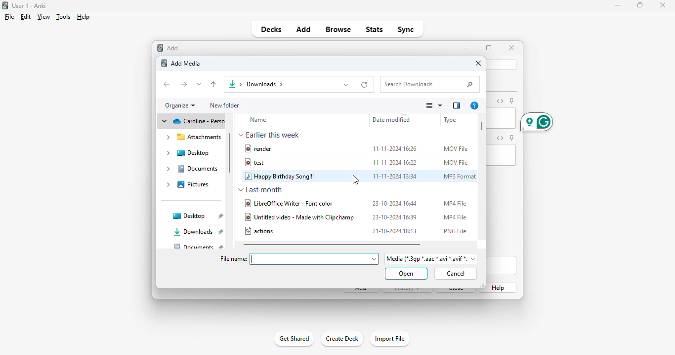  I want to click on edit, so click(26, 16).